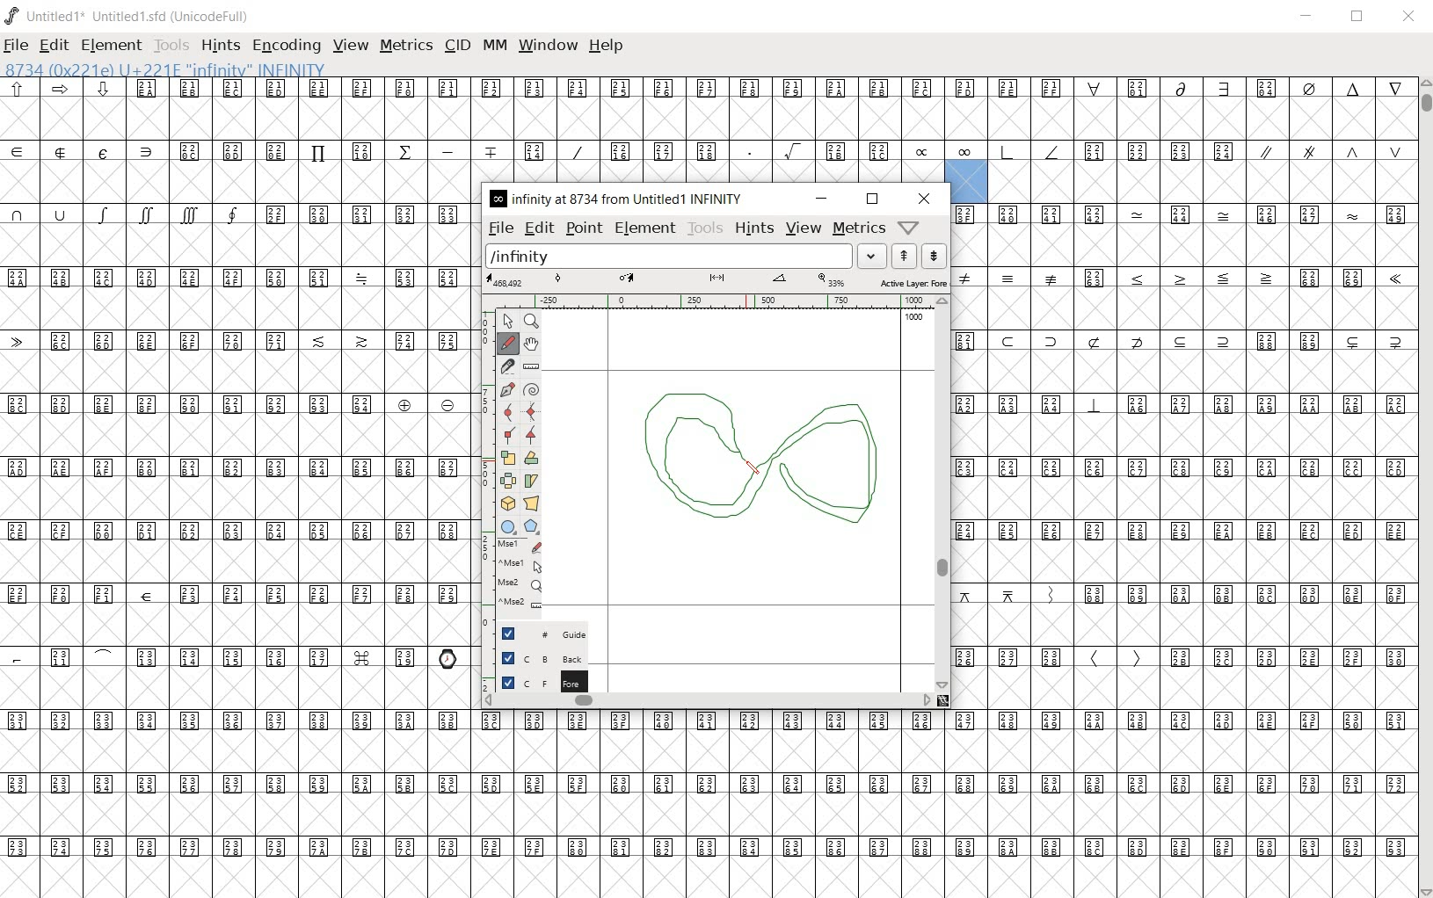 This screenshot has width=1433, height=898. I want to click on Unicode code points, so click(1289, 215).